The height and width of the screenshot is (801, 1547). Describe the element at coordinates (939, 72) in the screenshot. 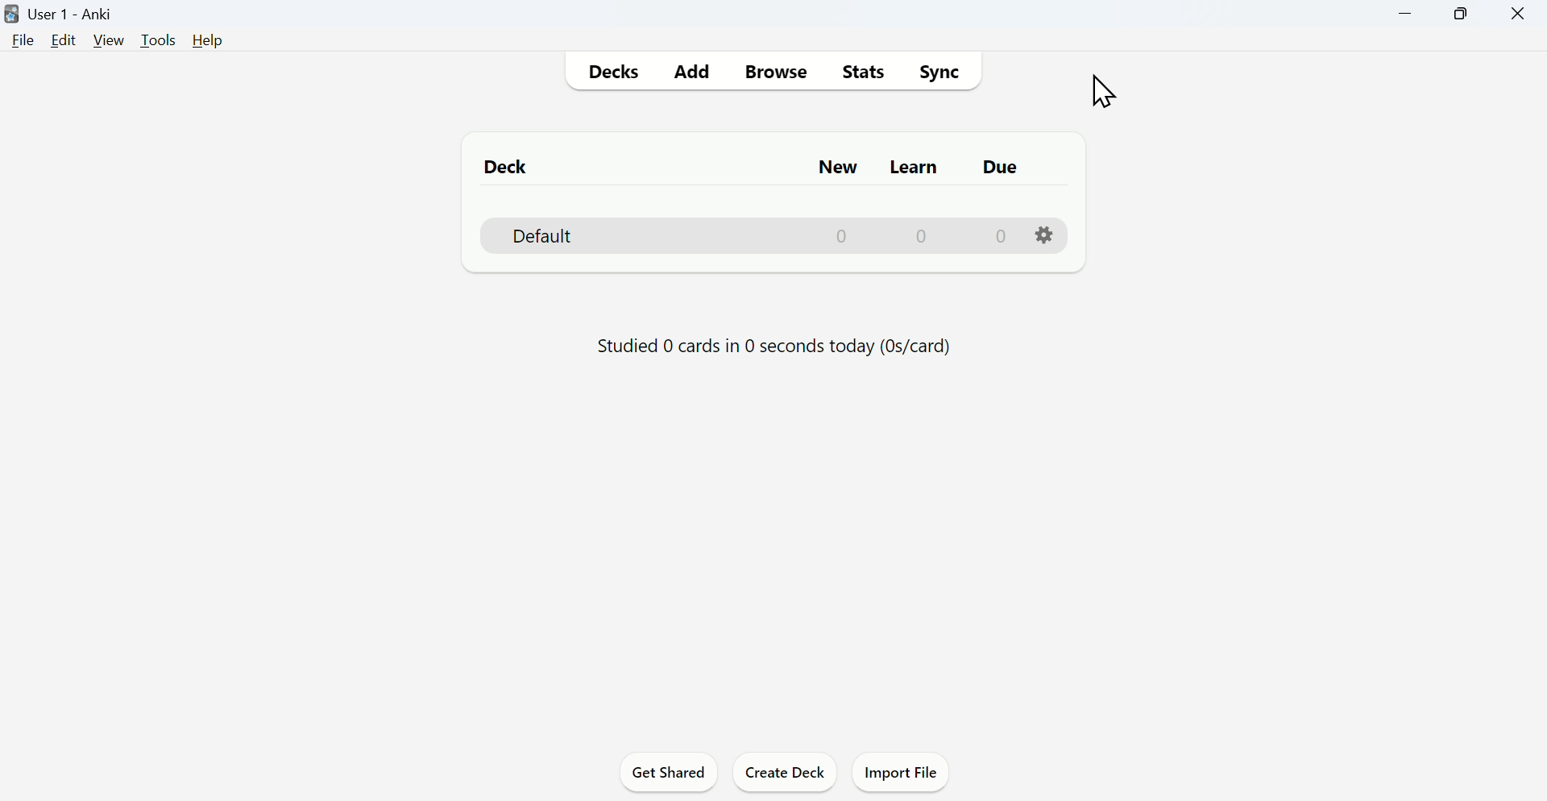

I see `Sync` at that location.